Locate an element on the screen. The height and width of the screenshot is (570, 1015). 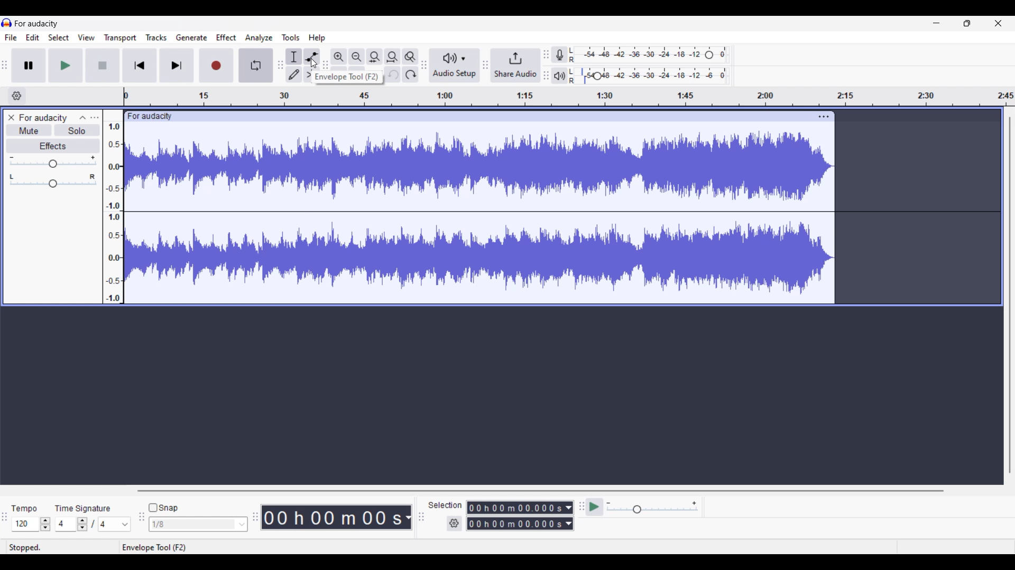
Show in smaller tab is located at coordinates (967, 23).